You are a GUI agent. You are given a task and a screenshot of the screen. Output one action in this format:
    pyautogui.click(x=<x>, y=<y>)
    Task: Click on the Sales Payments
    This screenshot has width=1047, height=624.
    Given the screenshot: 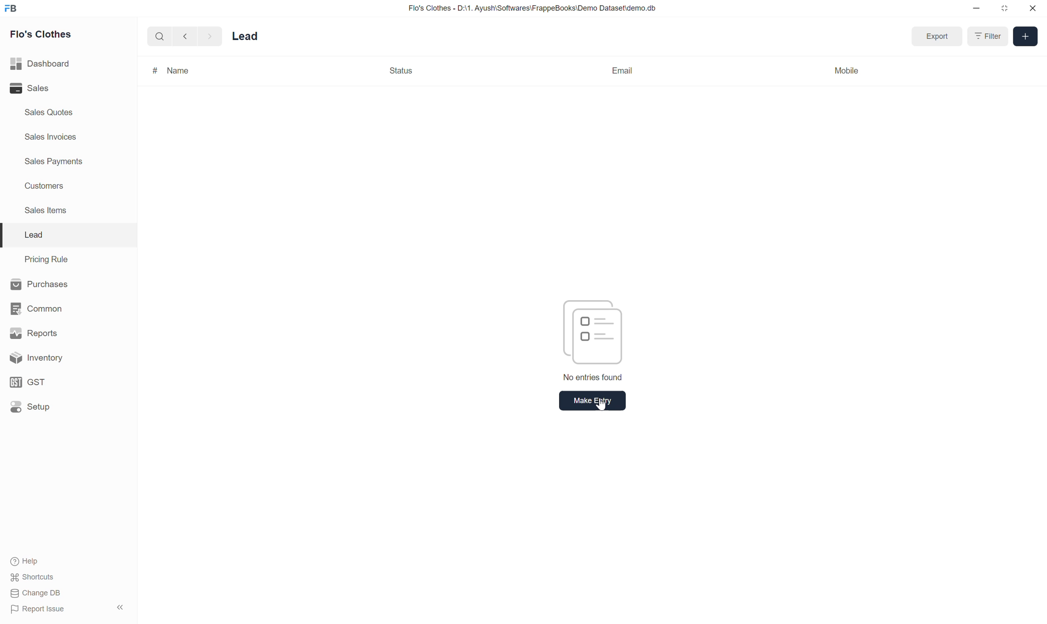 What is the action you would take?
    pyautogui.click(x=55, y=162)
    